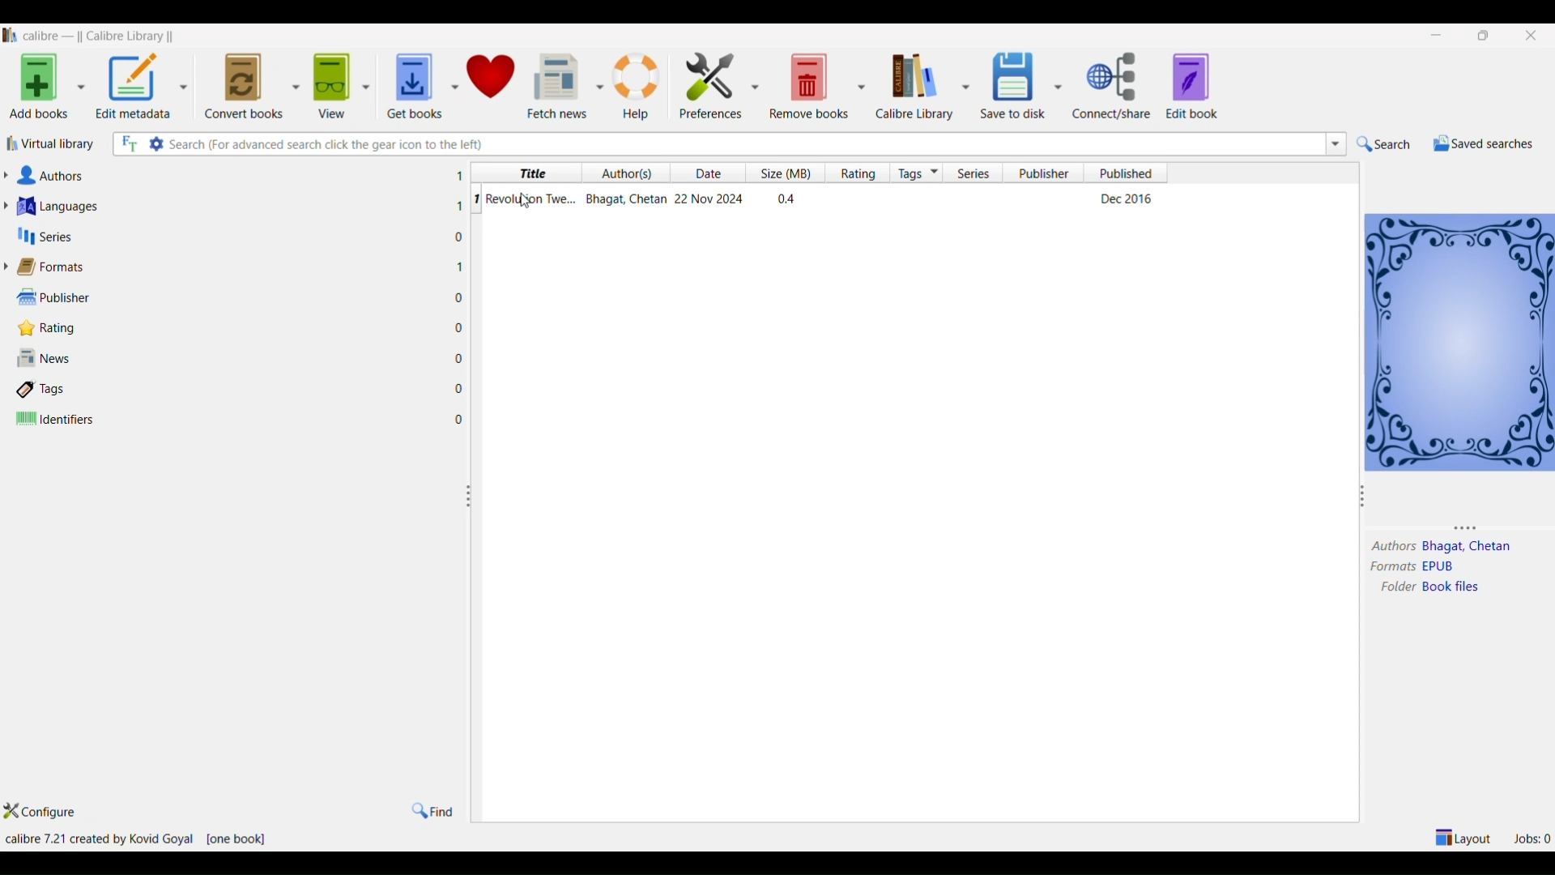  Describe the element at coordinates (862, 84) in the screenshot. I see `remove books options dropdown button` at that location.